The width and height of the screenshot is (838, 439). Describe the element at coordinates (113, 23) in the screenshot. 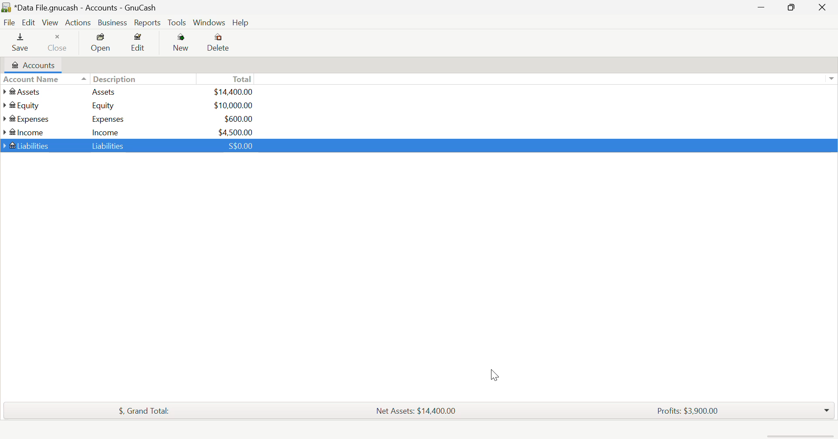

I see `Business` at that location.